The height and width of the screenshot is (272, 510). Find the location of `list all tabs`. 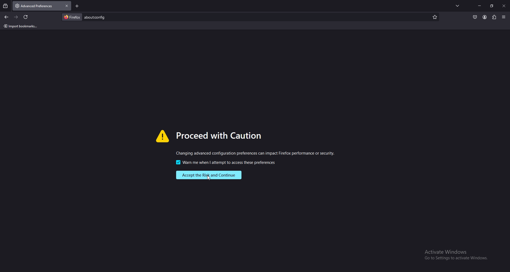

list all tabs is located at coordinates (458, 5).